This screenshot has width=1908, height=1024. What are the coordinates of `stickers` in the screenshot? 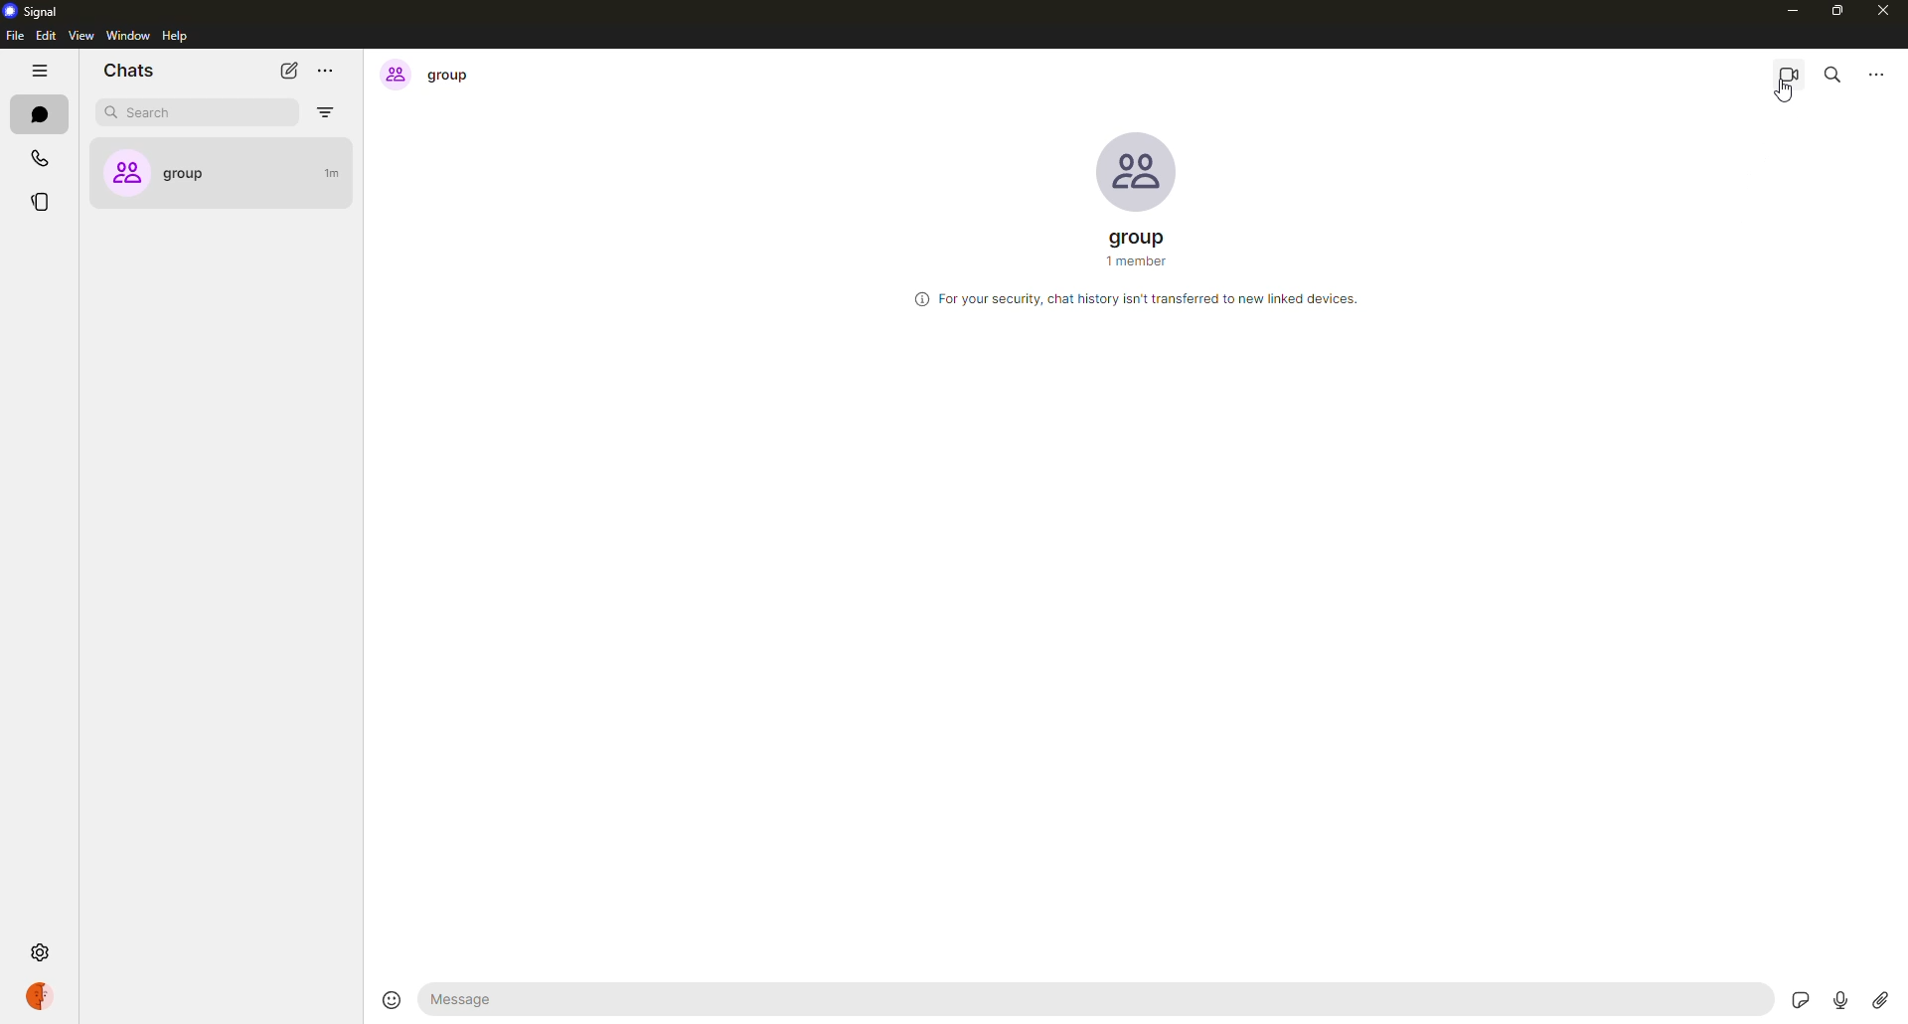 It's located at (1801, 996).